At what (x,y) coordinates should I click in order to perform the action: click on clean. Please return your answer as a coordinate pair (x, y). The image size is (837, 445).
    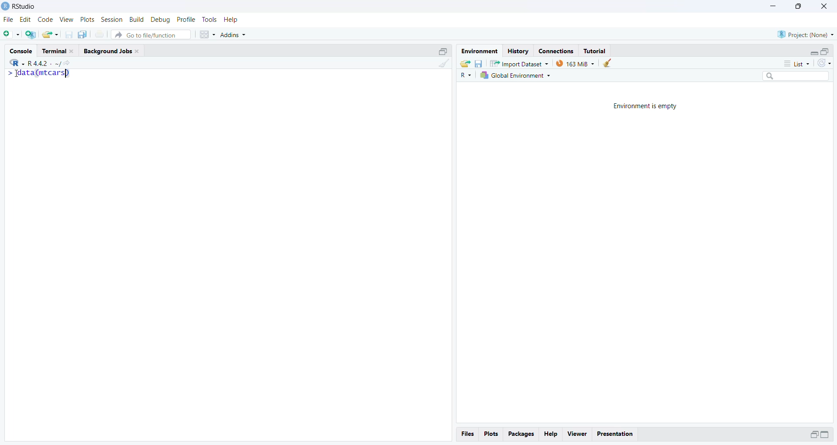
    Looking at the image, I should click on (607, 63).